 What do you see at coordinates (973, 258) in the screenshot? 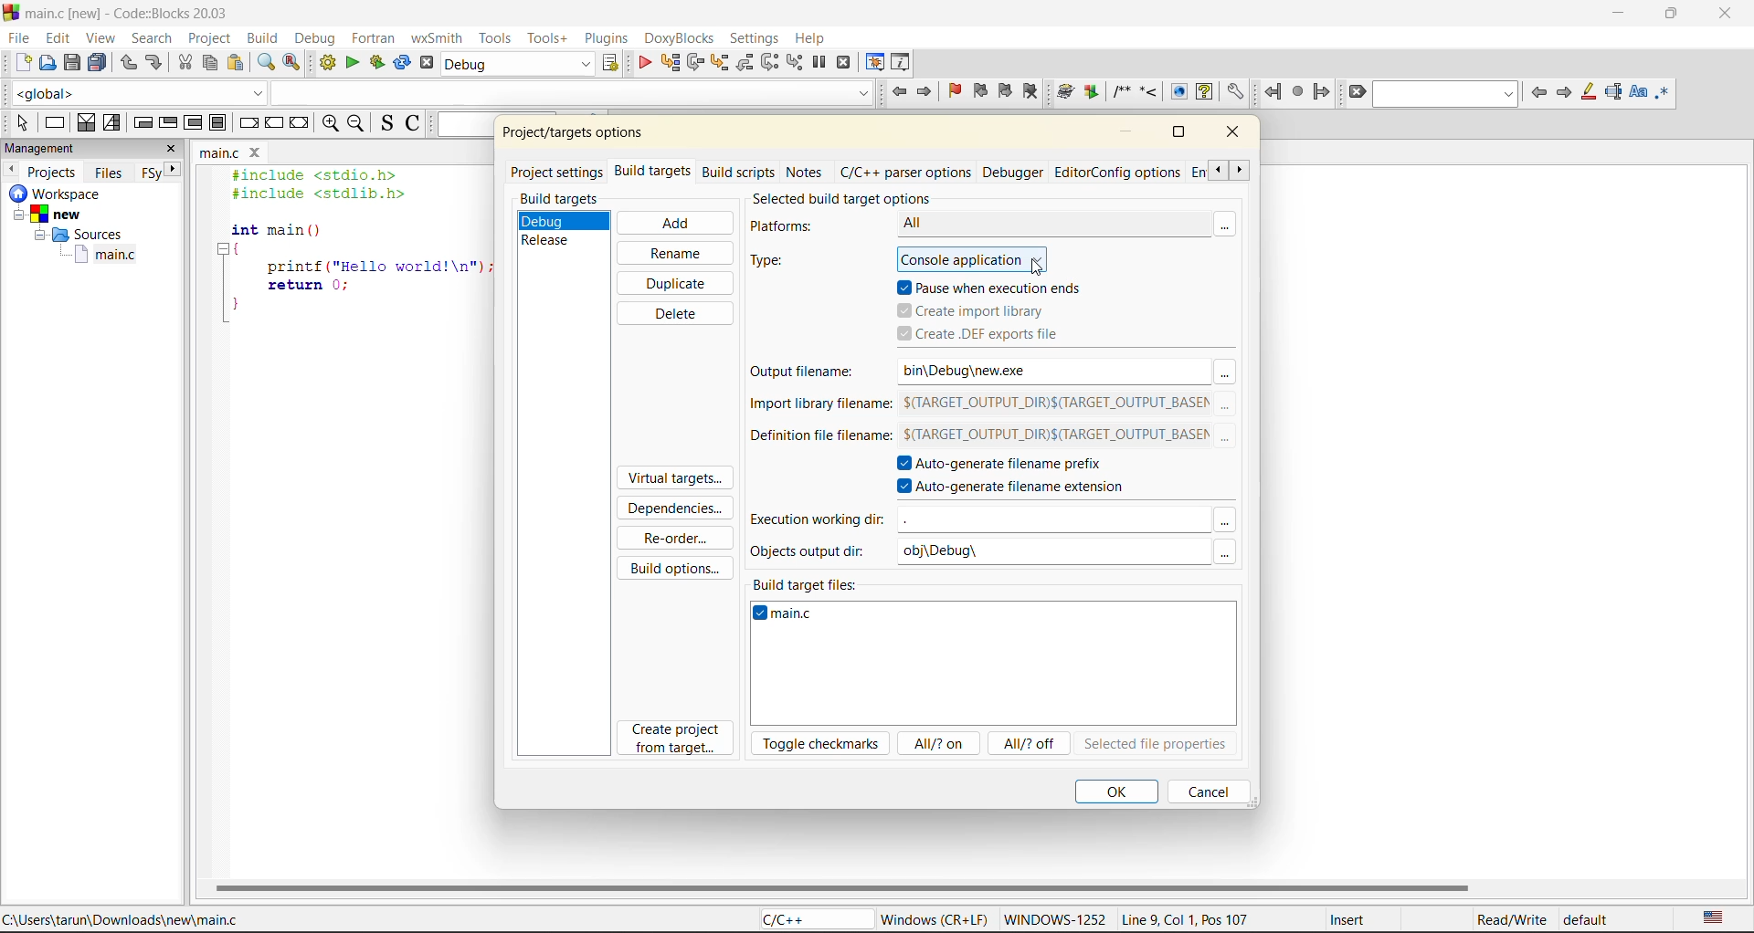
I see `console application` at bounding box center [973, 258].